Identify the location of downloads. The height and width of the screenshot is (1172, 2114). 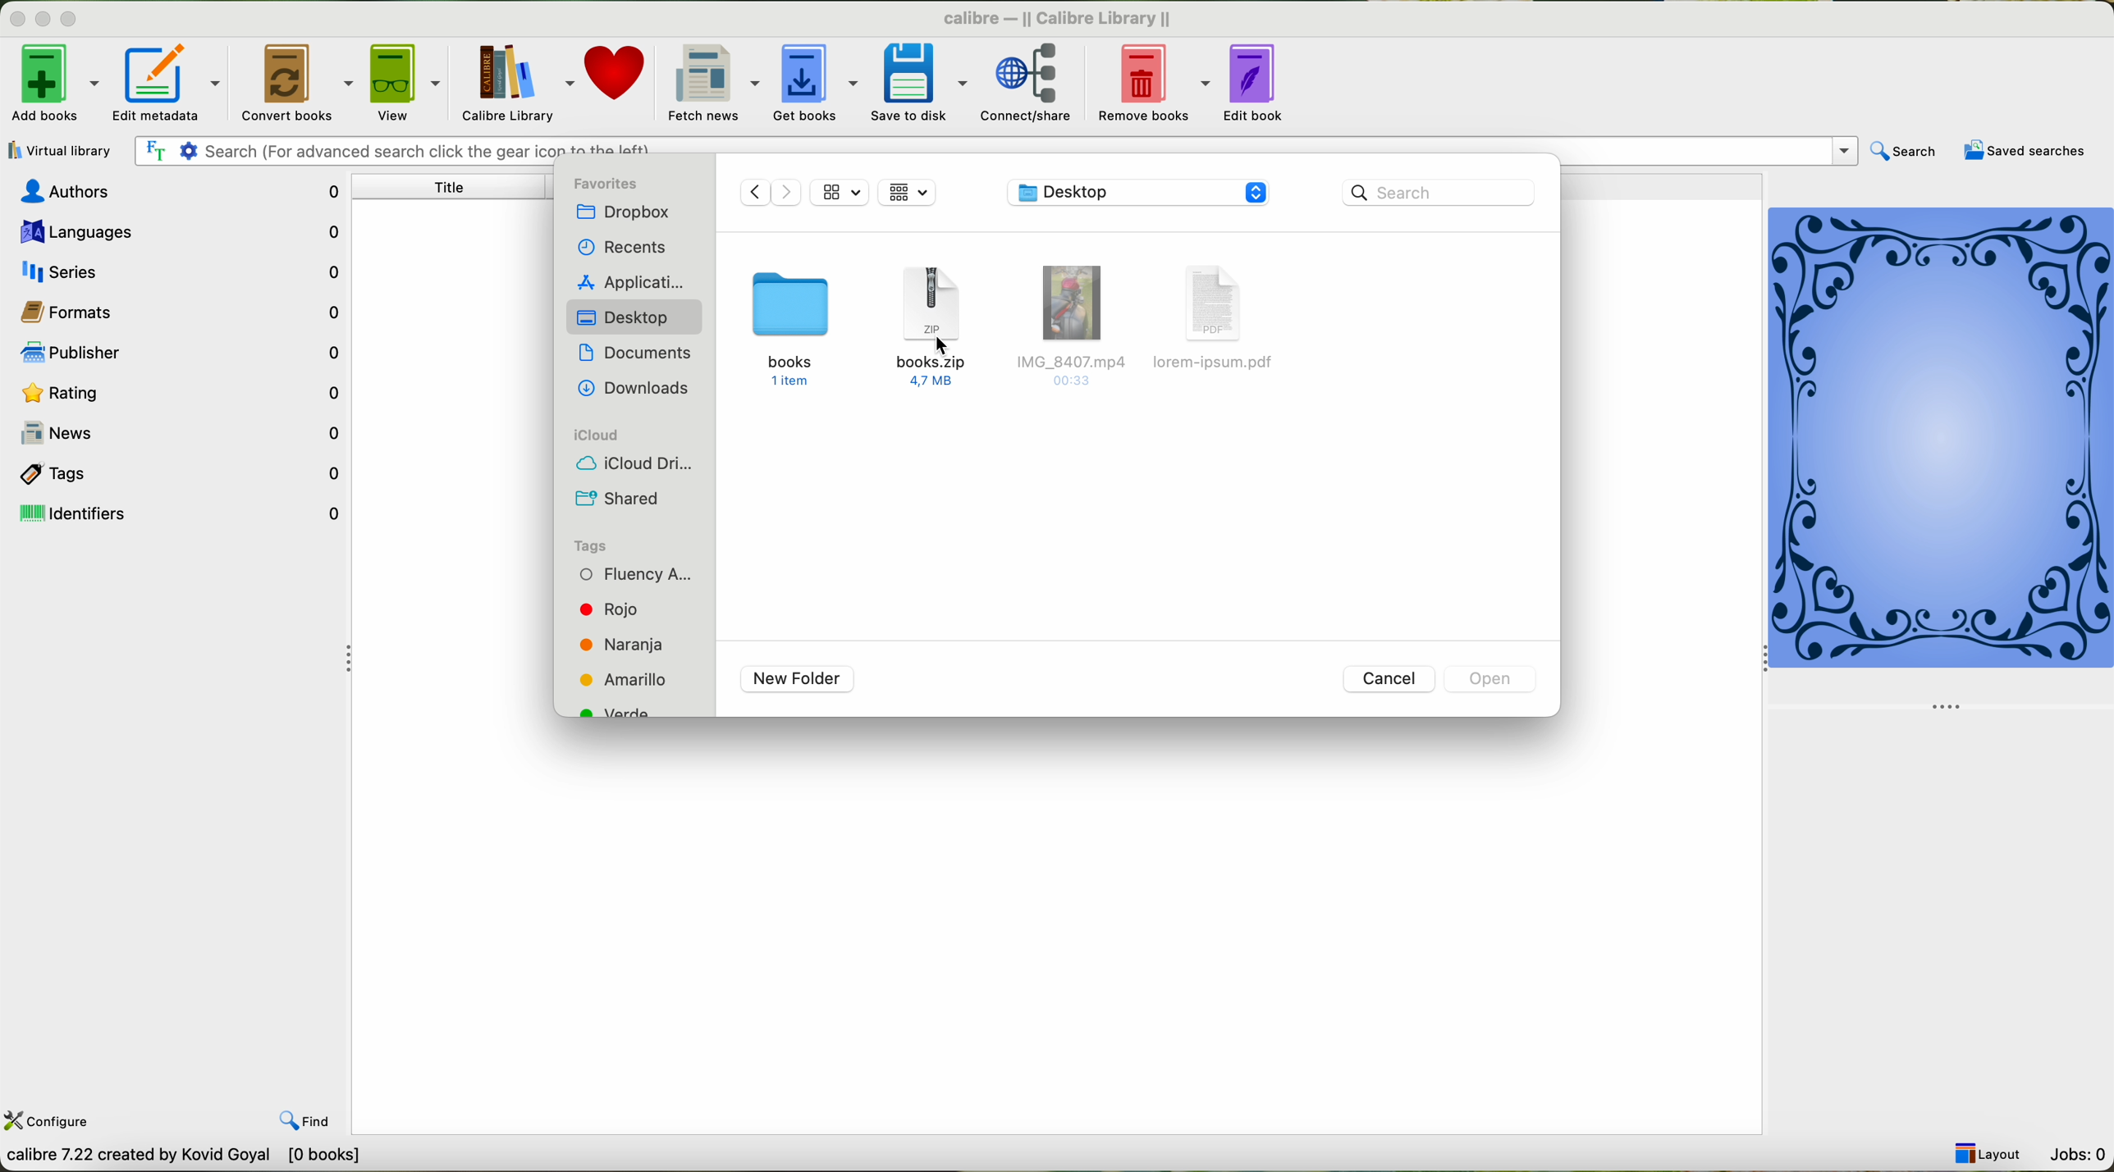
(634, 388).